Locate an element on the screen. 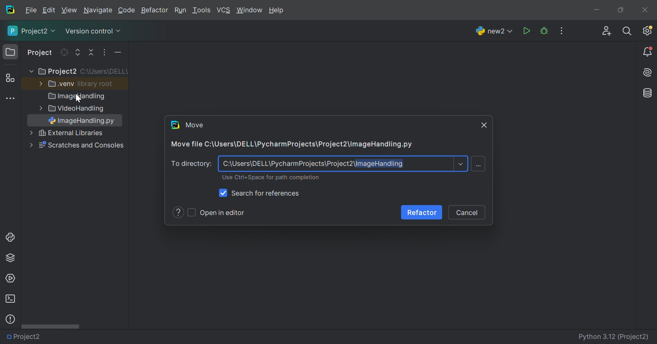 The width and height of the screenshot is (657, 344). Python console is located at coordinates (11, 237).